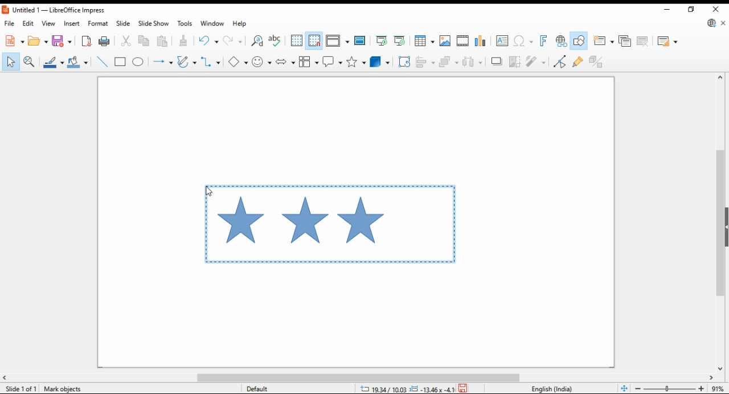 This screenshot has height=394, width=729. Describe the element at coordinates (276, 42) in the screenshot. I see `check spelling` at that location.